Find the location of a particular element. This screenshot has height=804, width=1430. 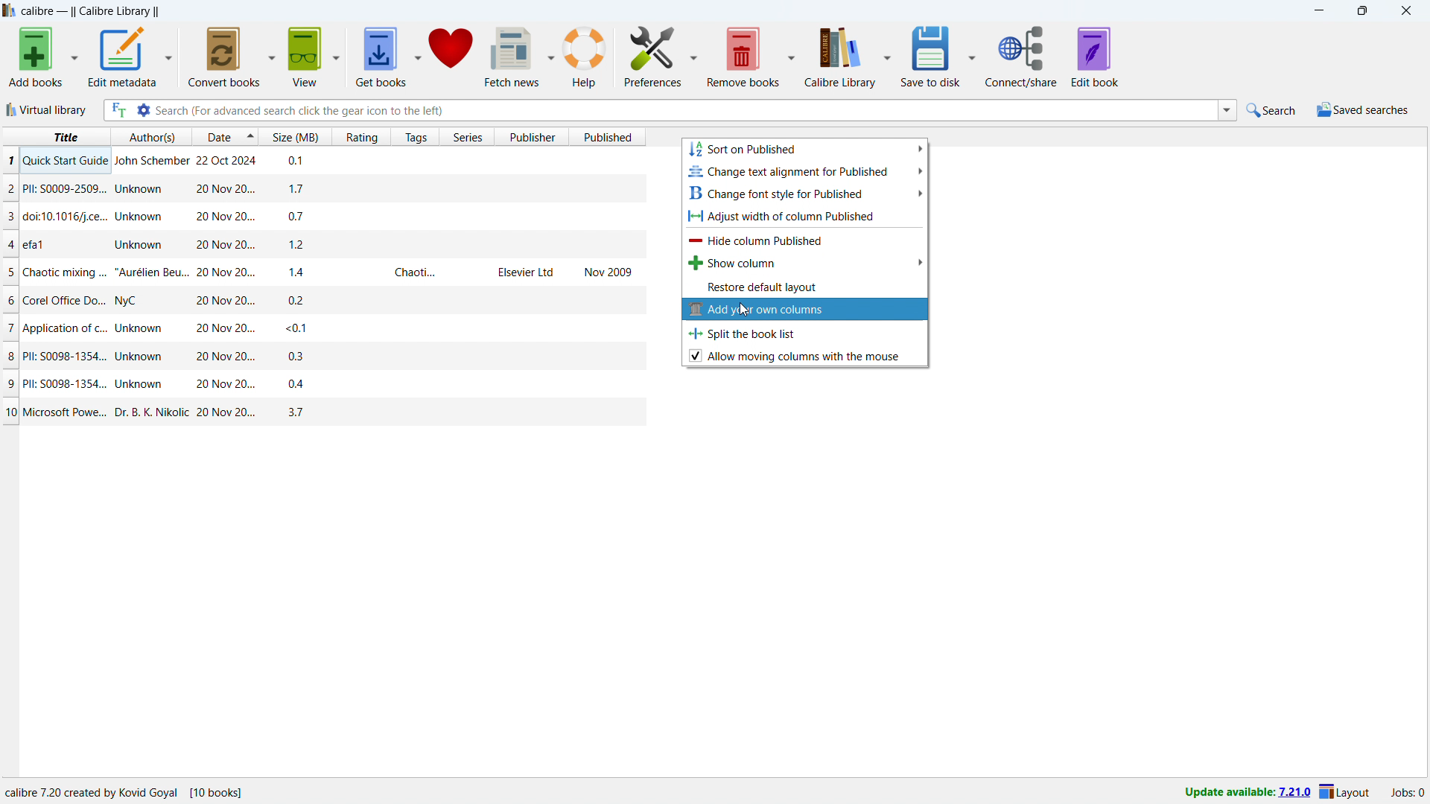

convert books is located at coordinates (223, 57).